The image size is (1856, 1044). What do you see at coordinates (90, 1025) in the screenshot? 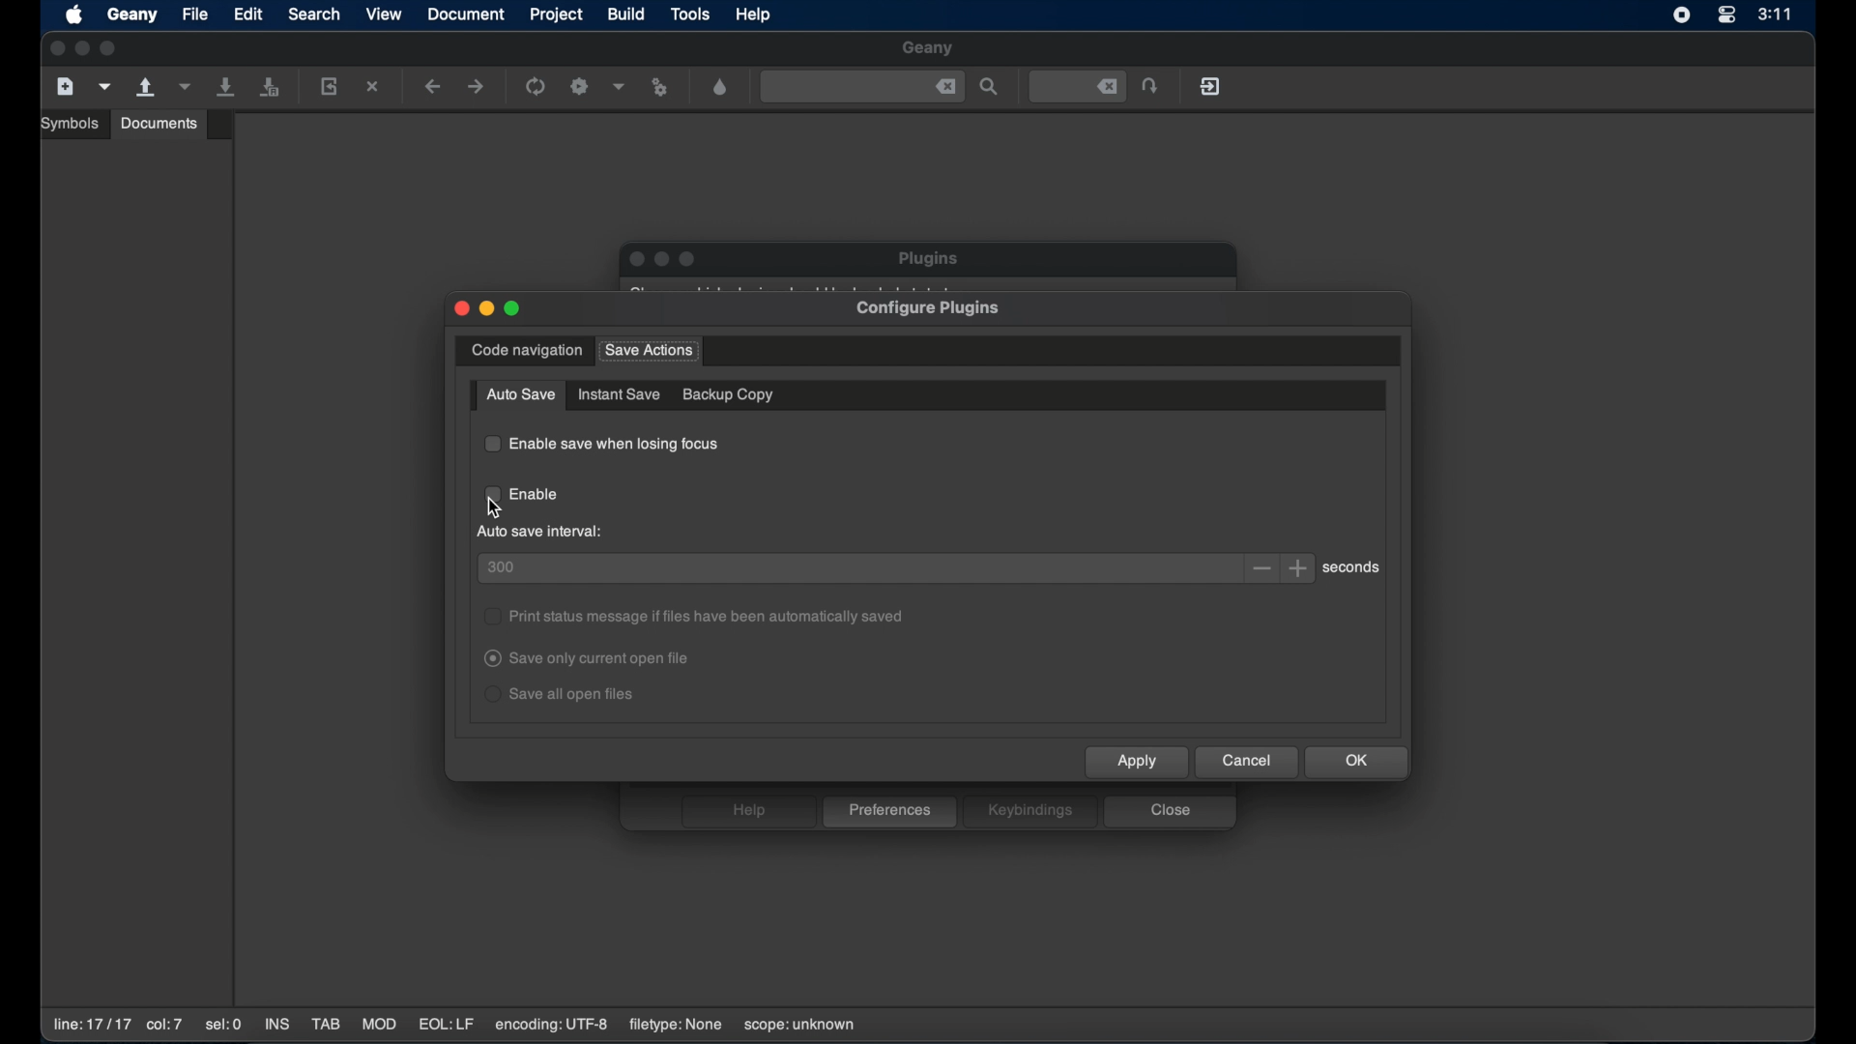
I see `line:17/17` at bounding box center [90, 1025].